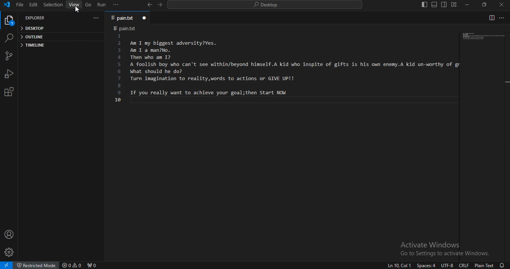  What do you see at coordinates (76, 10) in the screenshot?
I see `cursor` at bounding box center [76, 10].